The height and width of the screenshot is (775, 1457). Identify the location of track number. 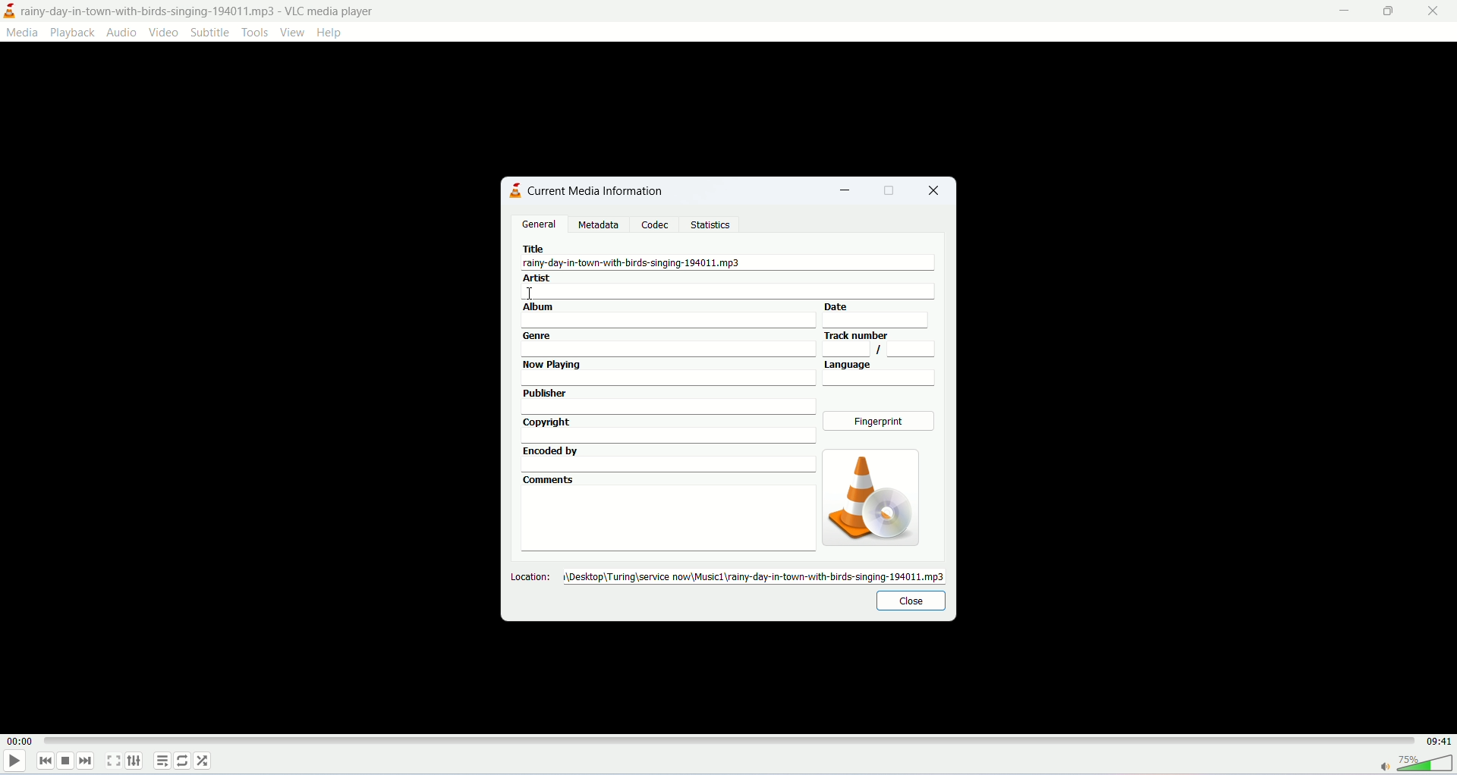
(880, 344).